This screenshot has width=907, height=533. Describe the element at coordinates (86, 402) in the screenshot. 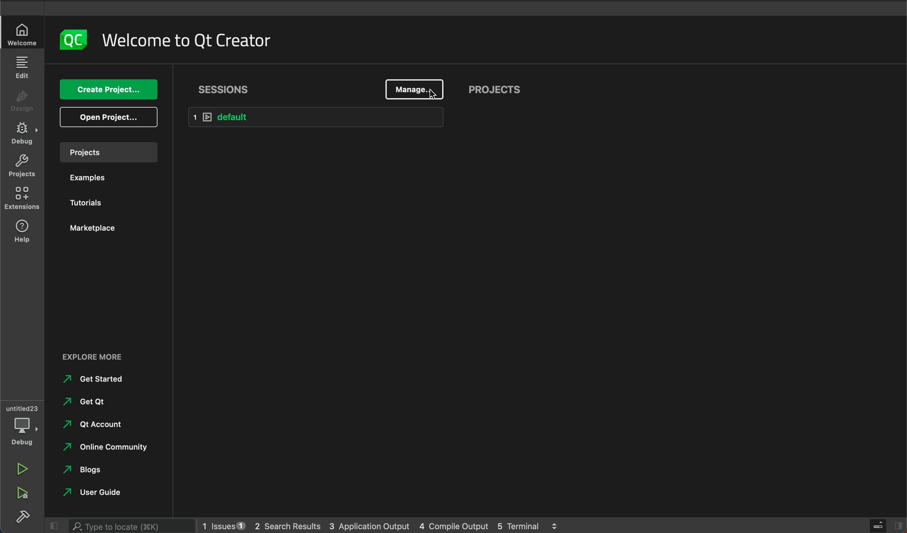

I see `get qt` at that location.